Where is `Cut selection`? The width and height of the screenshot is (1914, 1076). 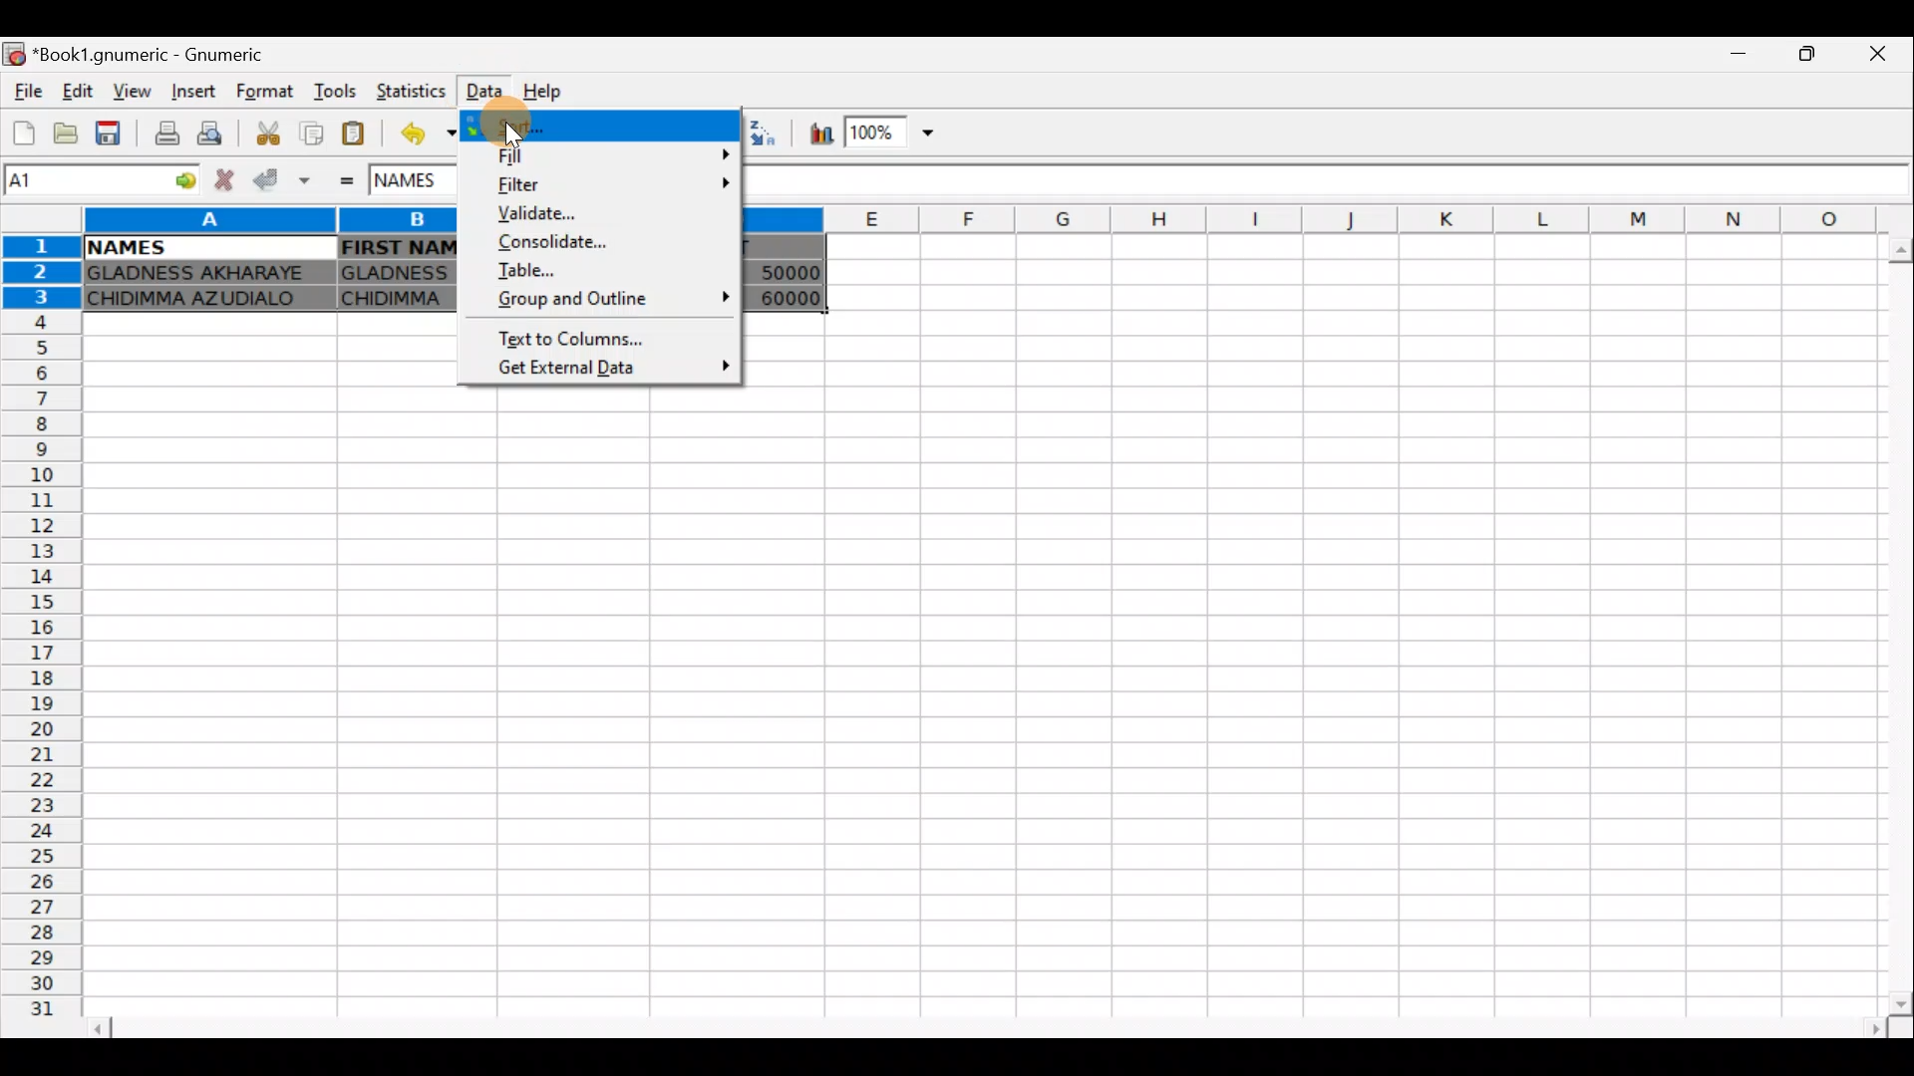
Cut selection is located at coordinates (273, 136).